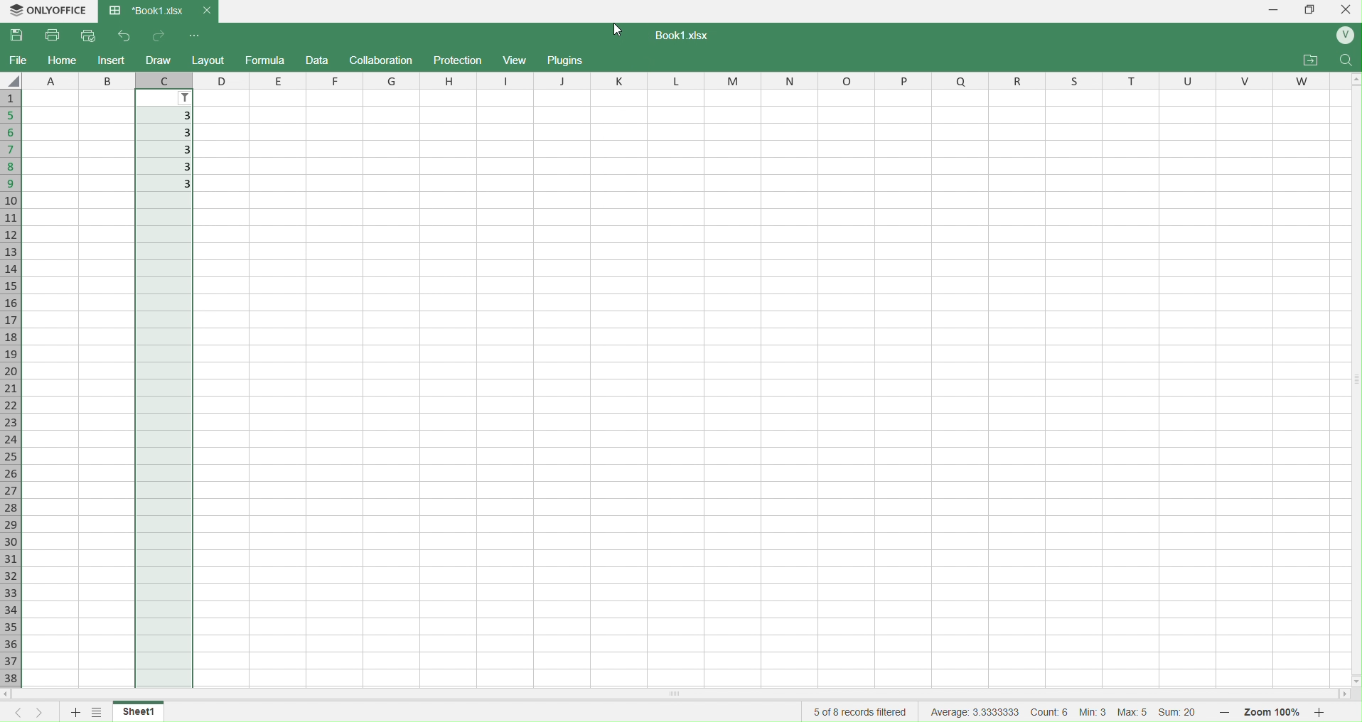  What do you see at coordinates (1348, 9) in the screenshot?
I see `Close` at bounding box center [1348, 9].